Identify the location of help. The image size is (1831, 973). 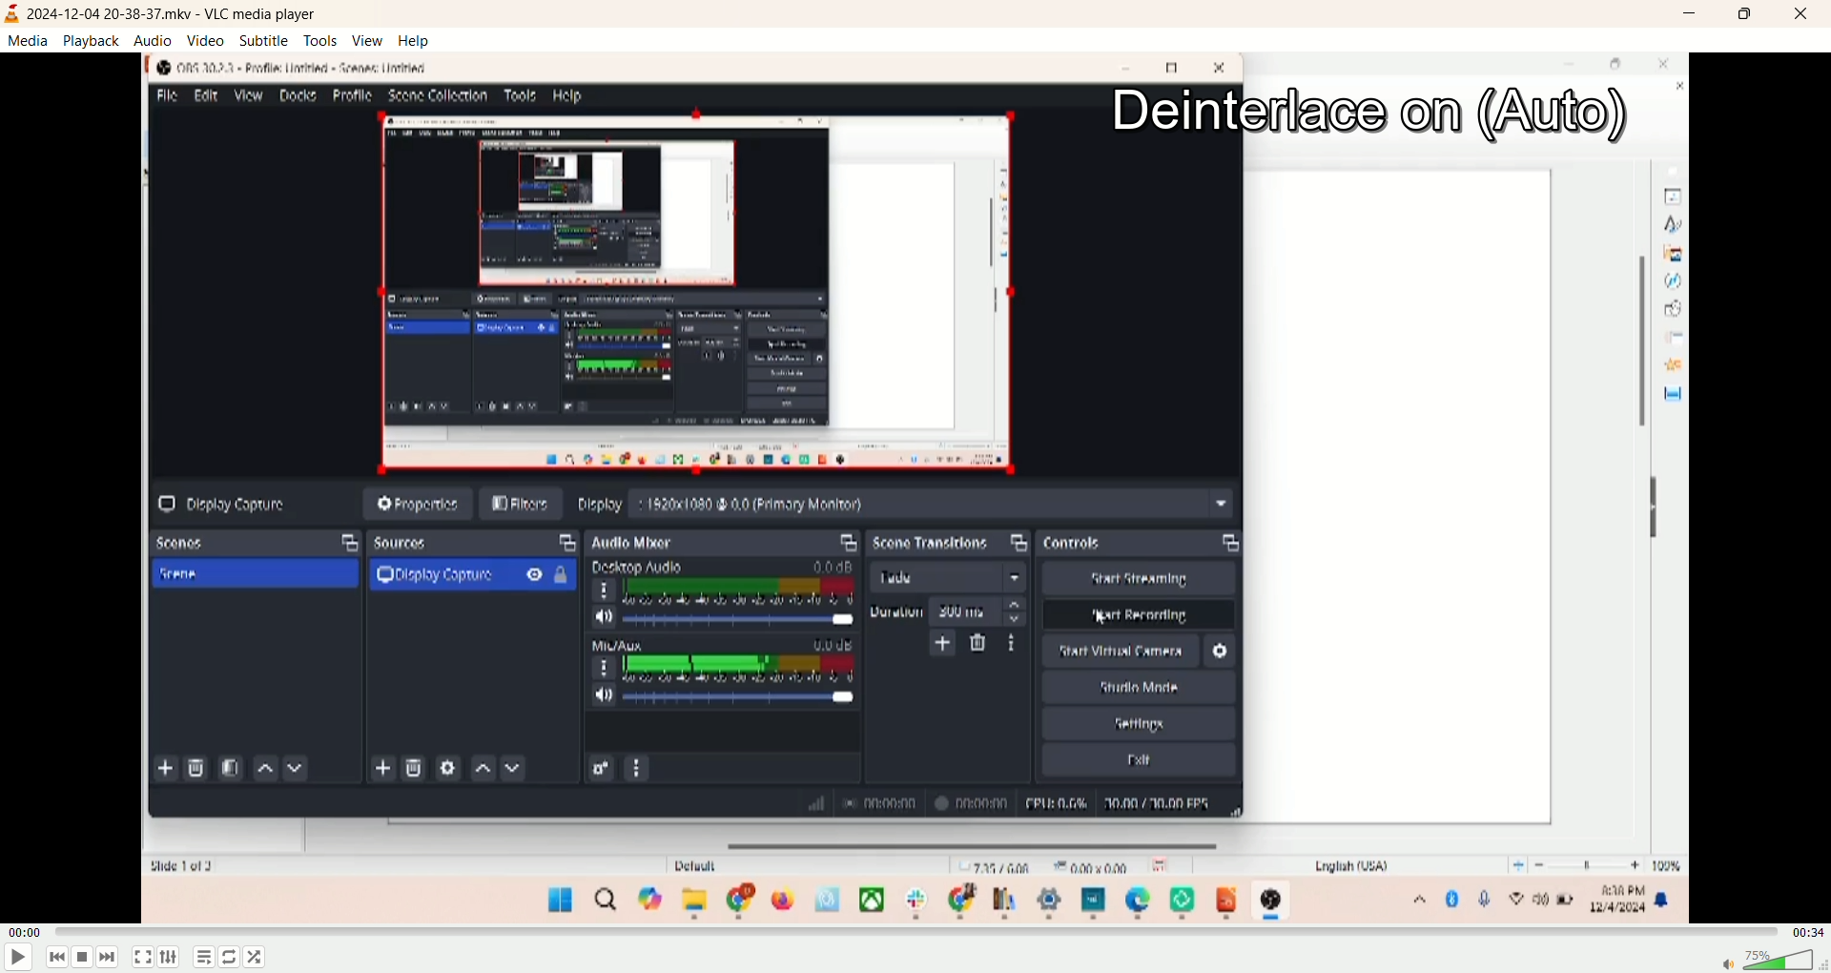
(413, 41).